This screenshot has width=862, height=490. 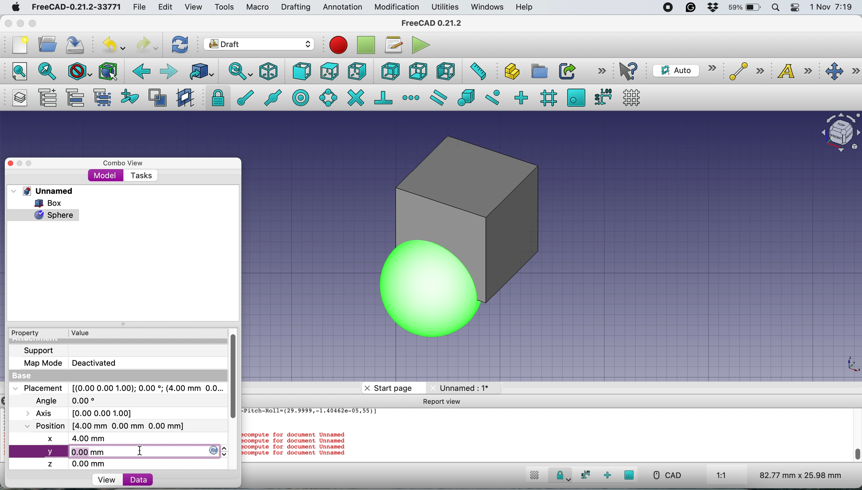 I want to click on unnamed, so click(x=45, y=191).